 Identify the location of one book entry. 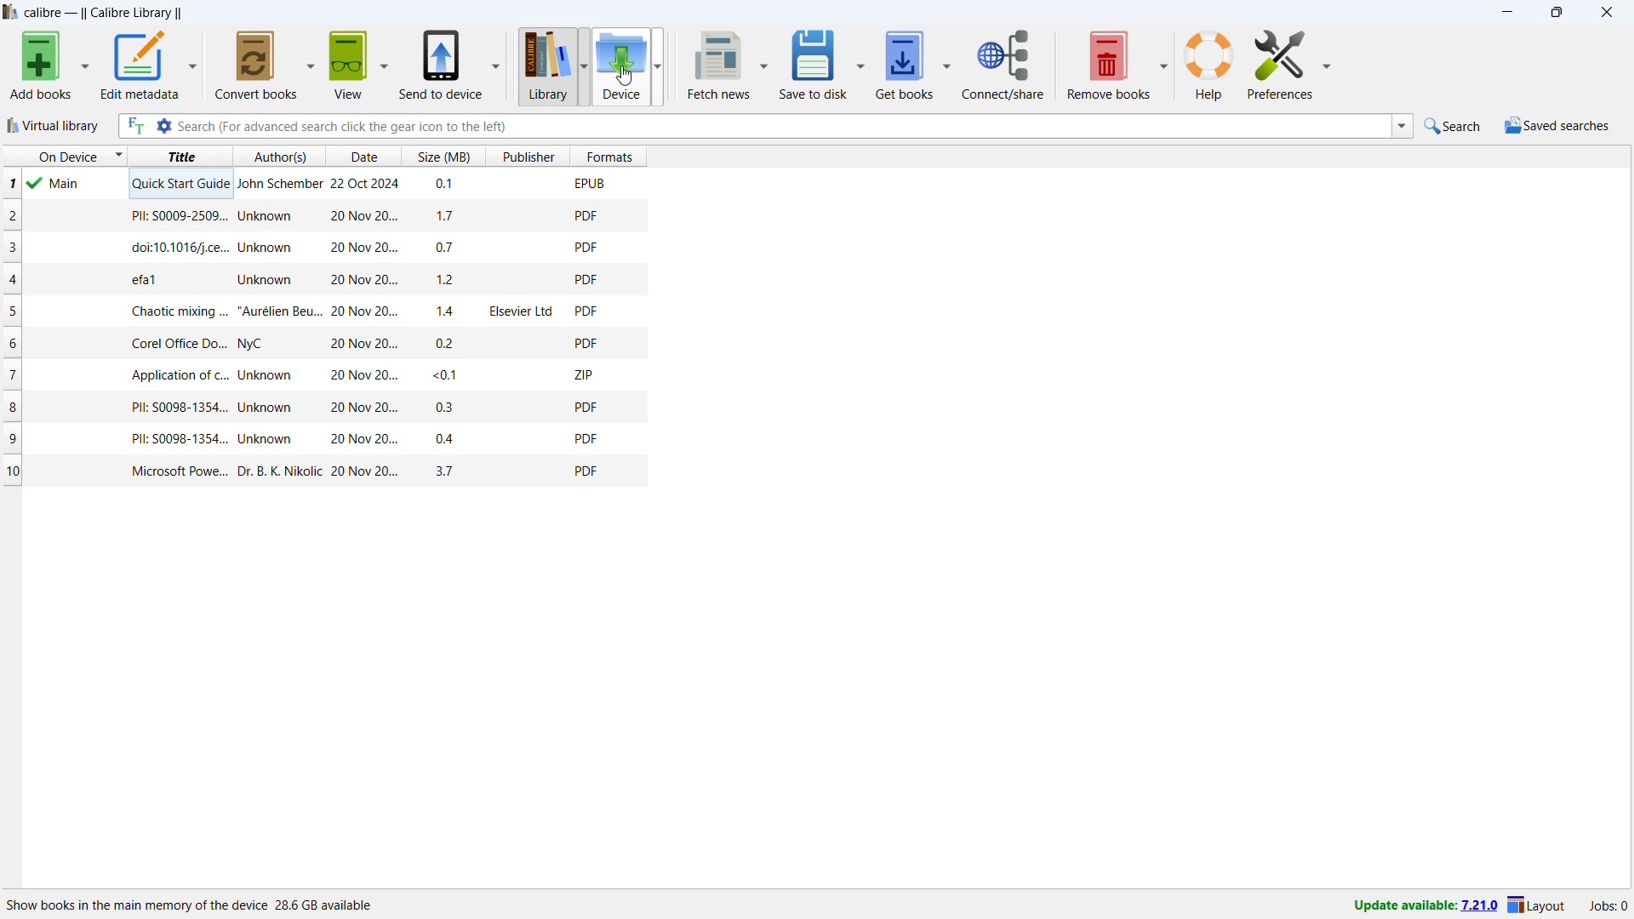
(323, 342).